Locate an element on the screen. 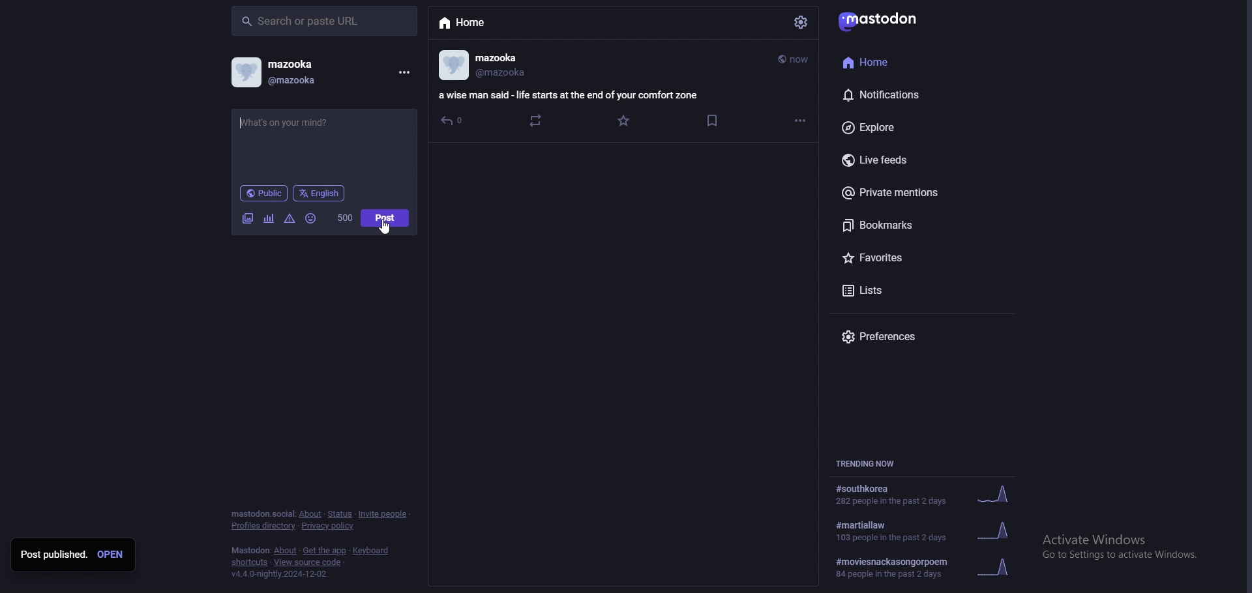 This screenshot has height=593, width=1252. keyboard is located at coordinates (373, 551).